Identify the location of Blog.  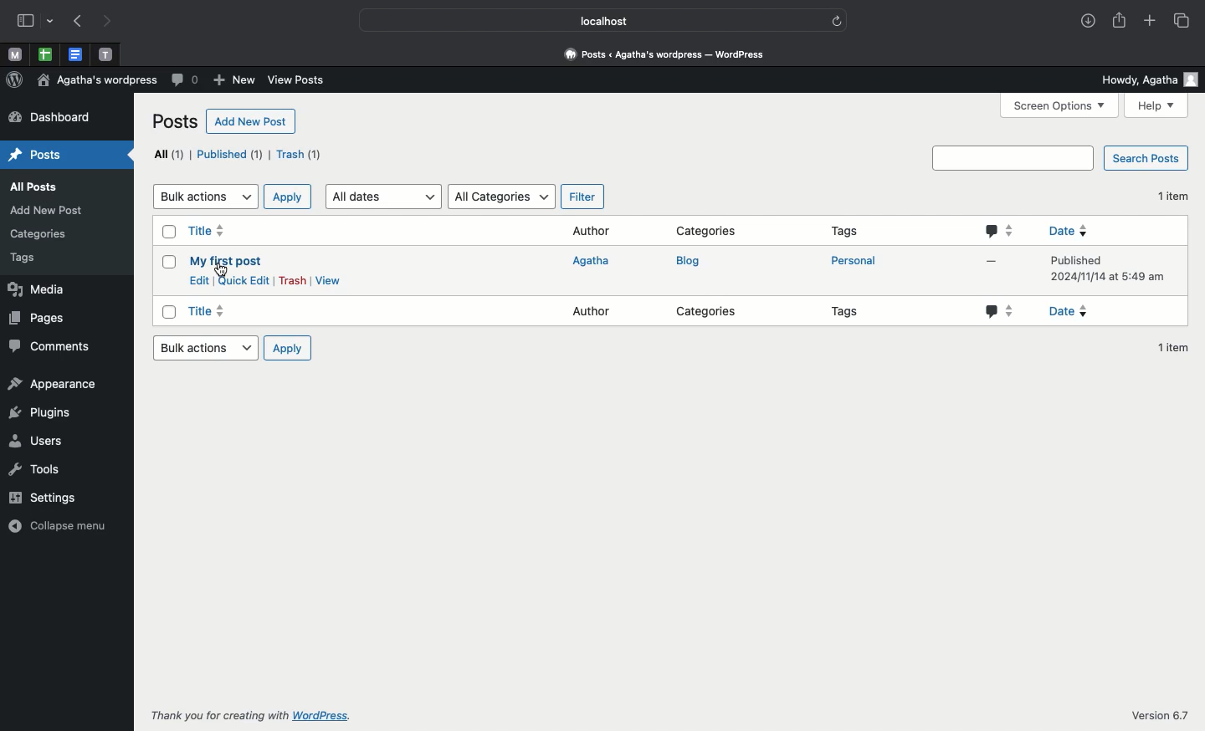
(690, 261).